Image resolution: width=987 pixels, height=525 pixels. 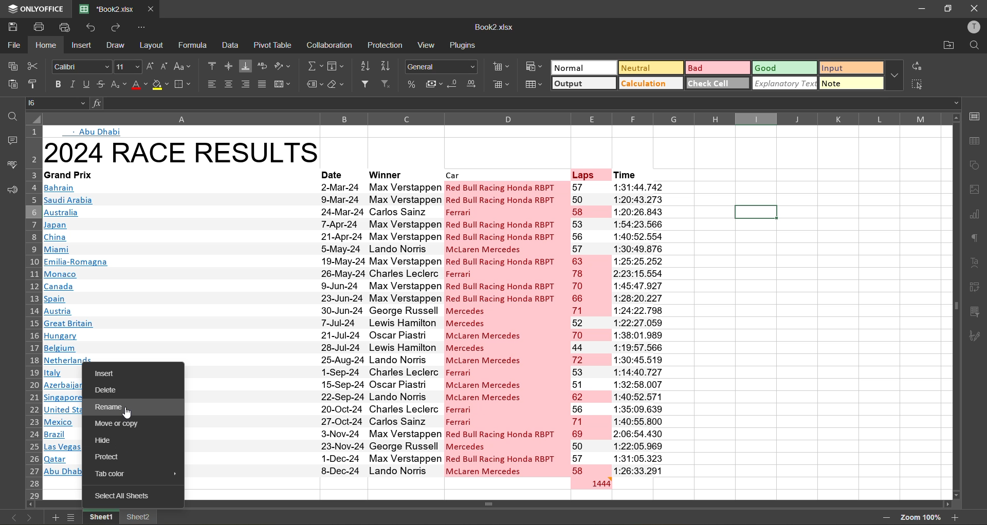 I want to click on charts, so click(x=977, y=216).